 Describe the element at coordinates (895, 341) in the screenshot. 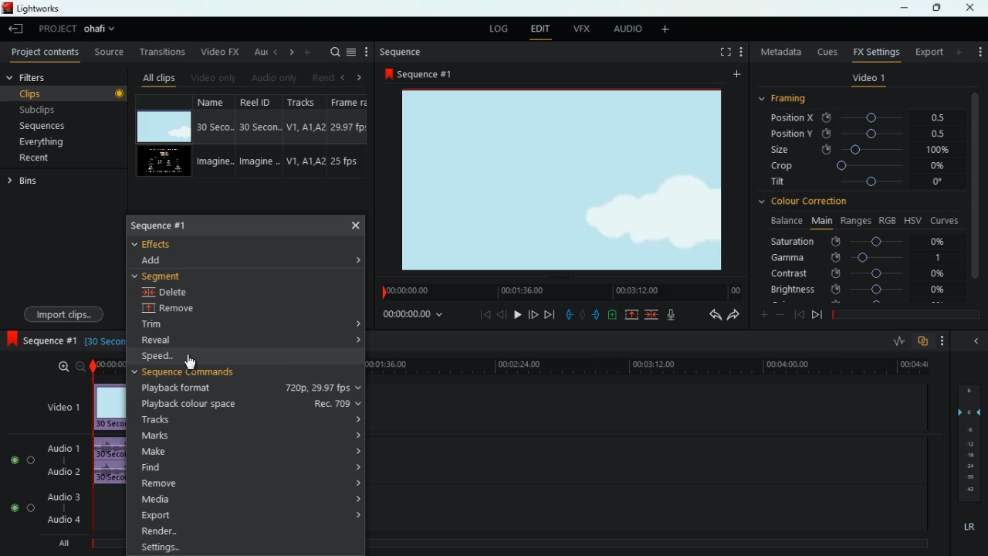

I see `rate` at that location.